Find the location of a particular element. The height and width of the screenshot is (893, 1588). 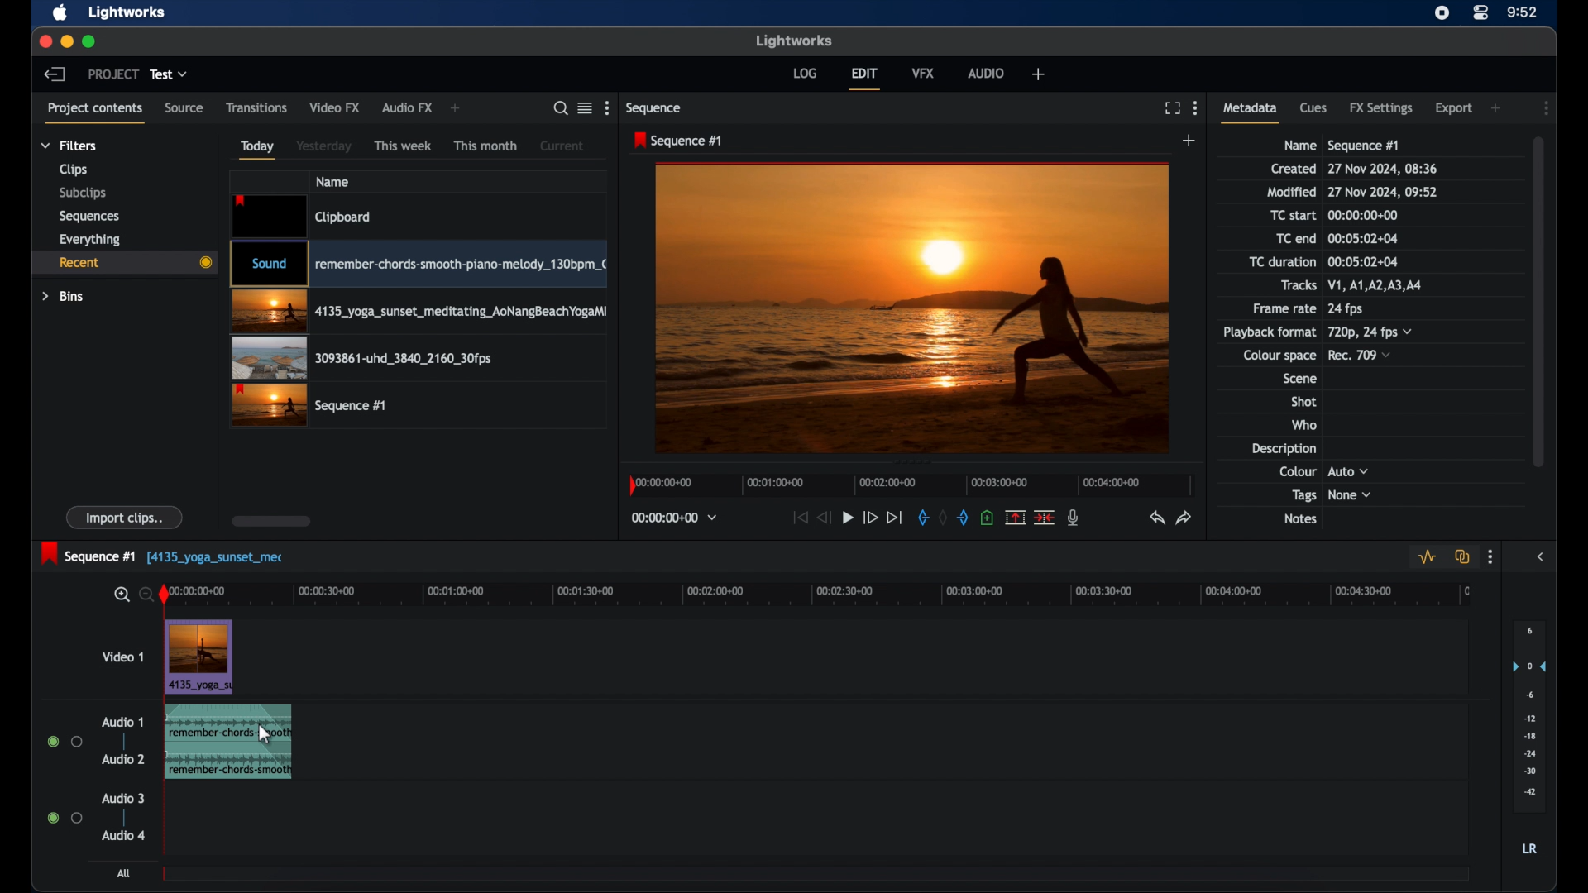

scene is located at coordinates (1299, 379).